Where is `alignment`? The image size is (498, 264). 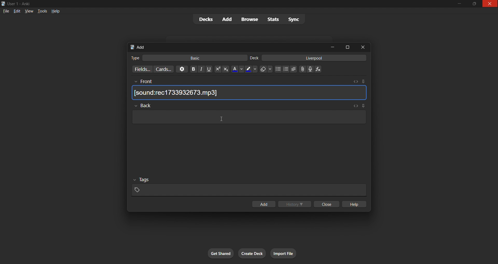 alignment is located at coordinates (294, 69).